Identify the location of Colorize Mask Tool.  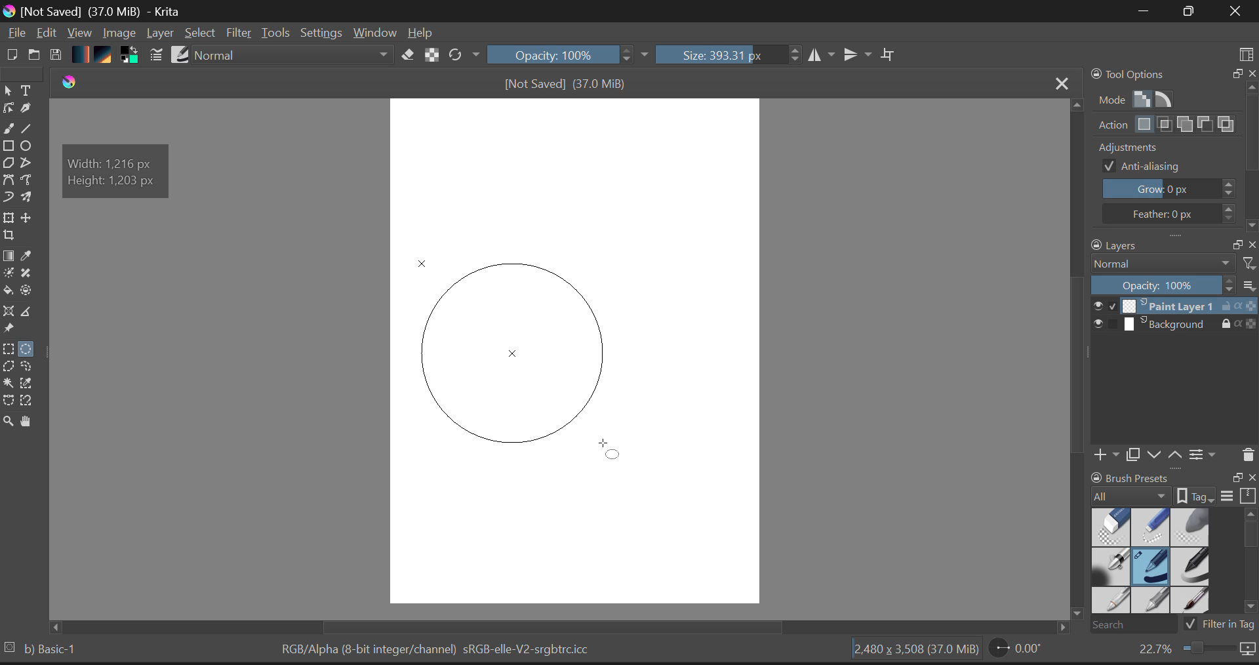
(8, 274).